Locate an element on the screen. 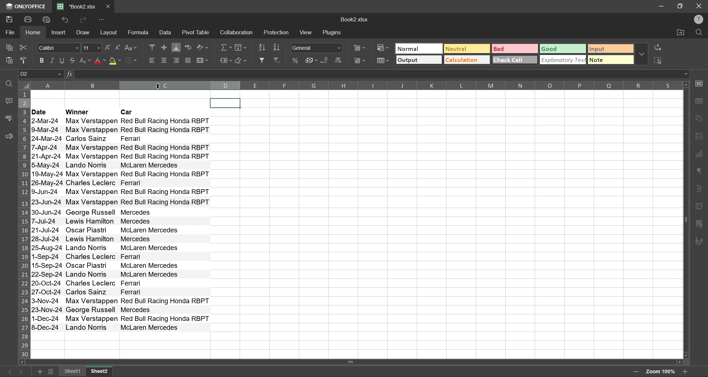 The width and height of the screenshot is (708, 377). data is located at coordinates (168, 34).